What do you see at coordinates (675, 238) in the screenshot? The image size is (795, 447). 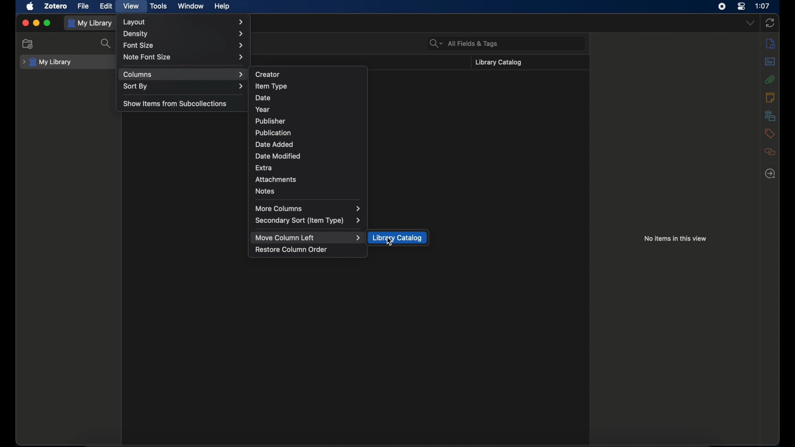 I see `no items in this view` at bounding box center [675, 238].